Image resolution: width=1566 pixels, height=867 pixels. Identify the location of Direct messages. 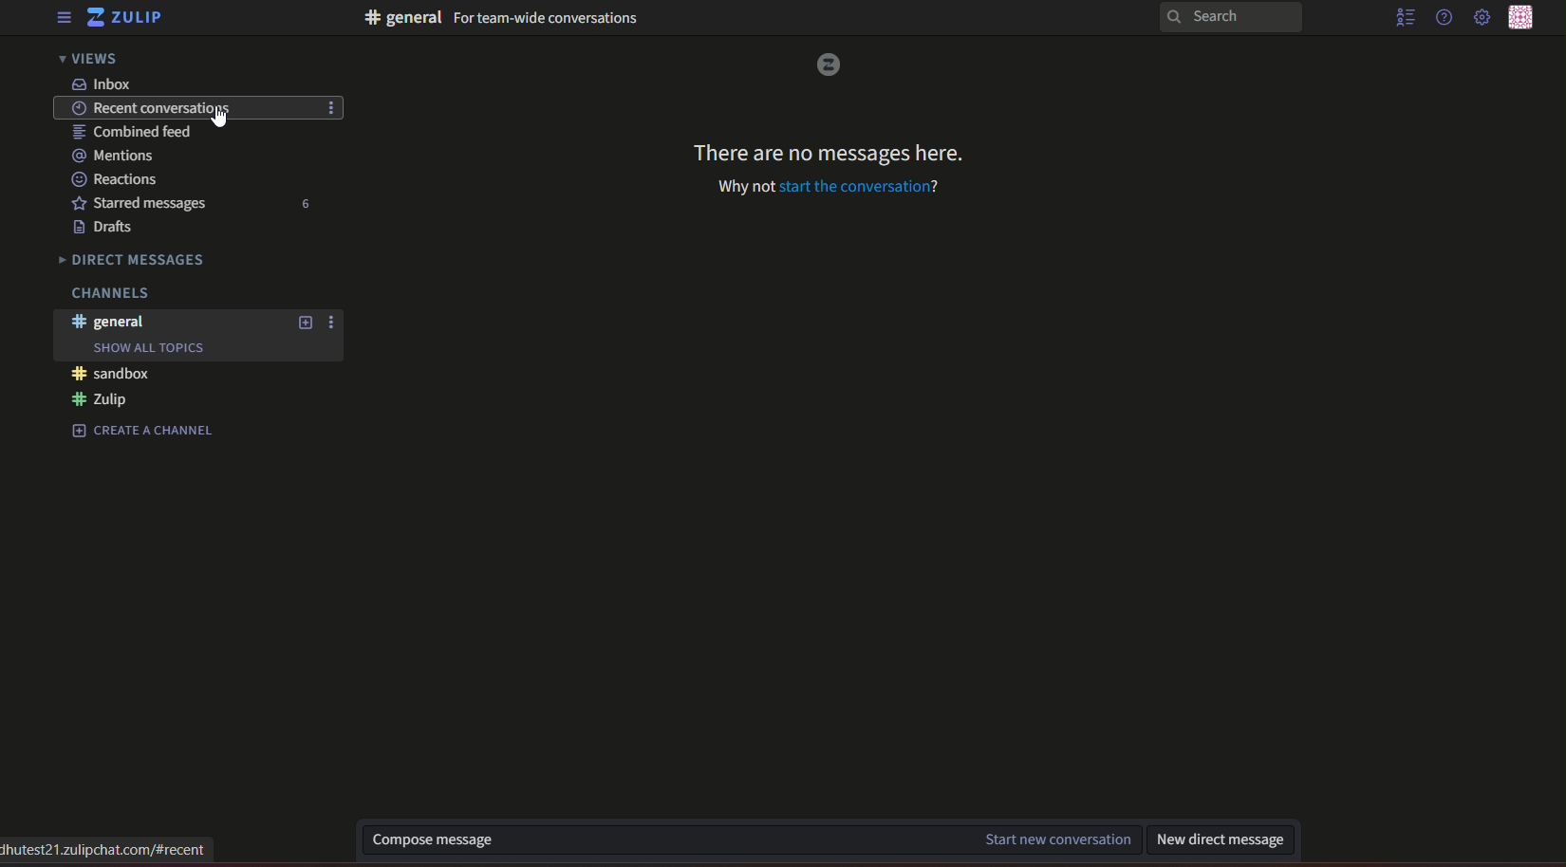
(136, 258).